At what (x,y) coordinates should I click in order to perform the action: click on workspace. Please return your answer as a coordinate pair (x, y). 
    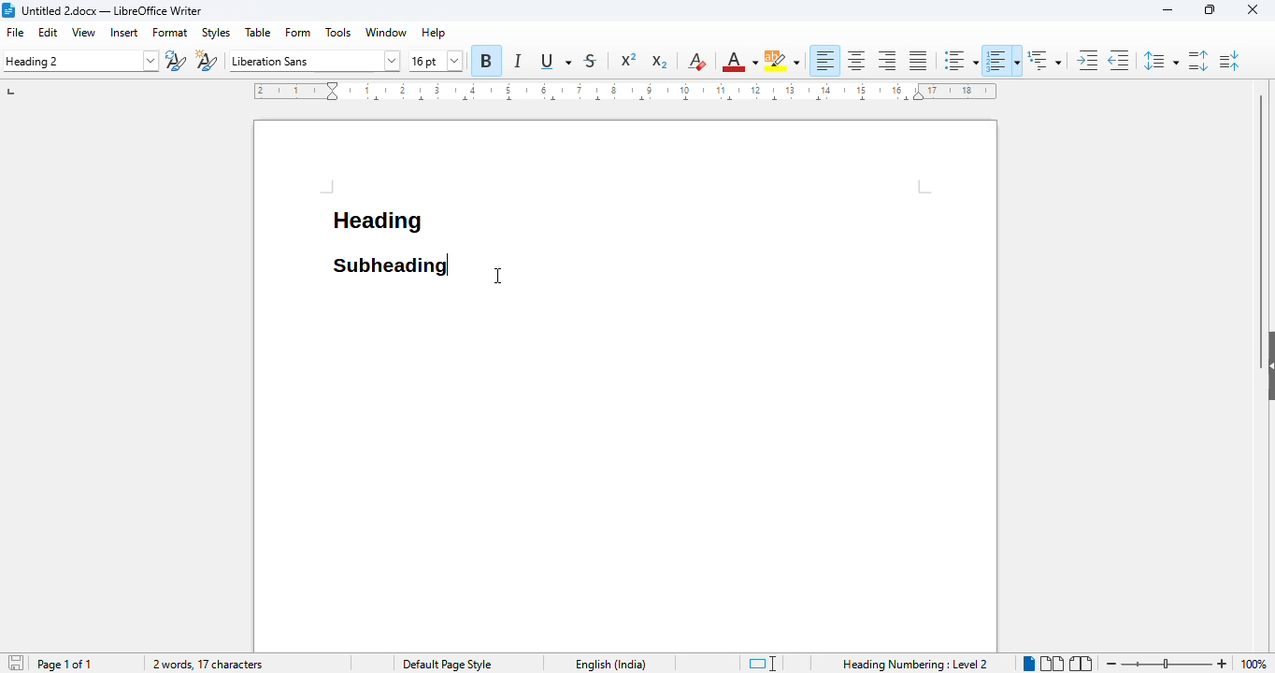
    Looking at the image, I should click on (626, 383).